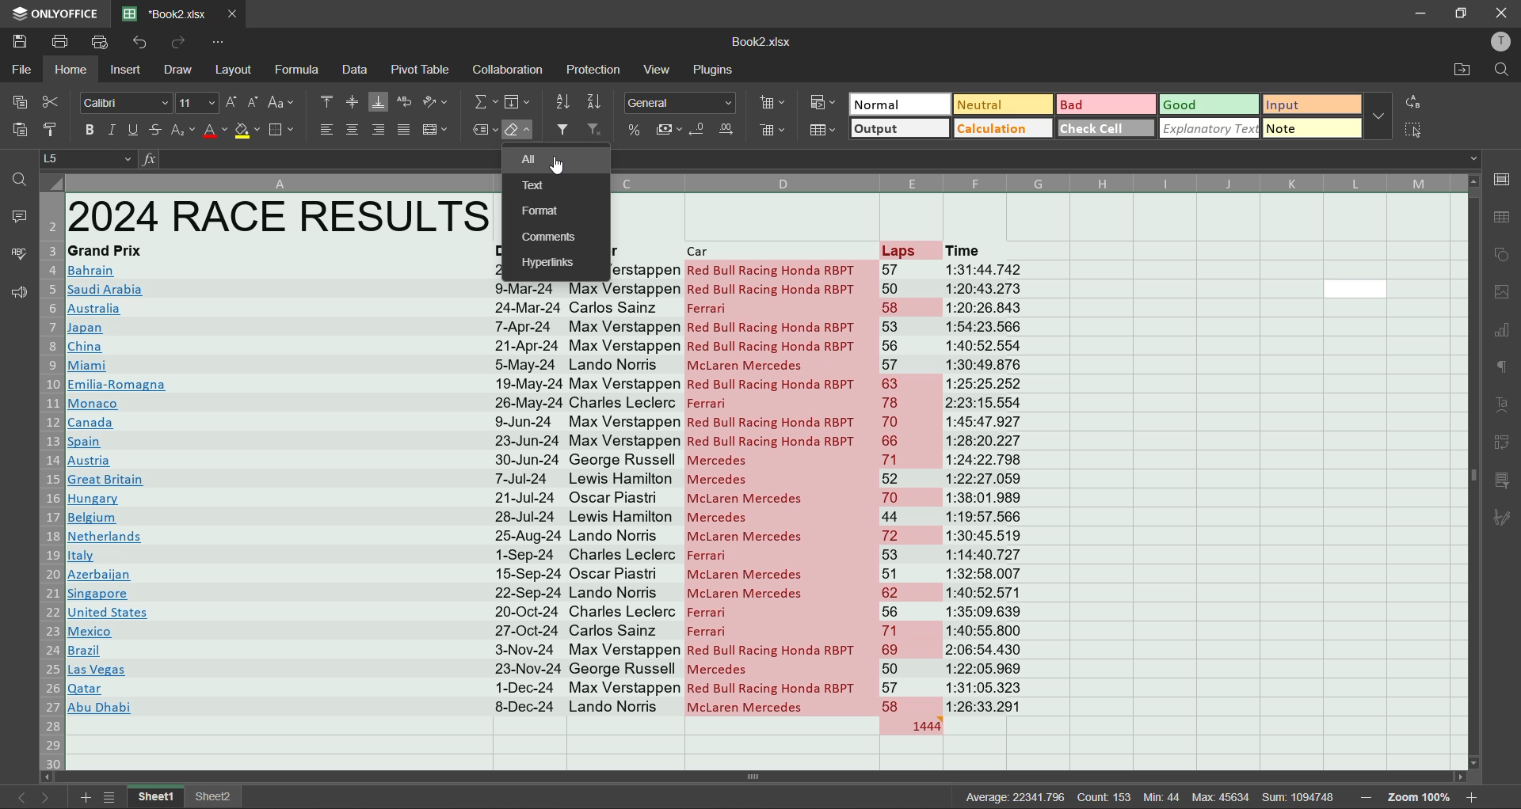  What do you see at coordinates (184, 130) in the screenshot?
I see `sub/superscript` at bounding box center [184, 130].